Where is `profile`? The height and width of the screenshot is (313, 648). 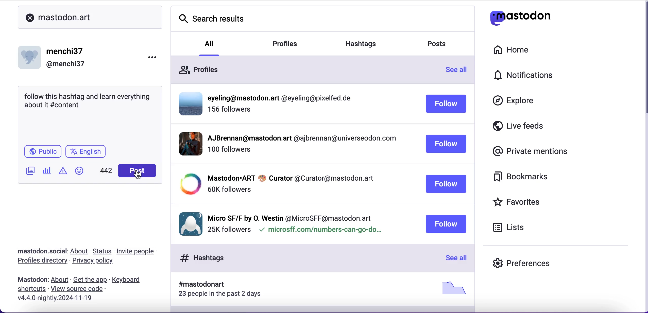
profile is located at coordinates (290, 217).